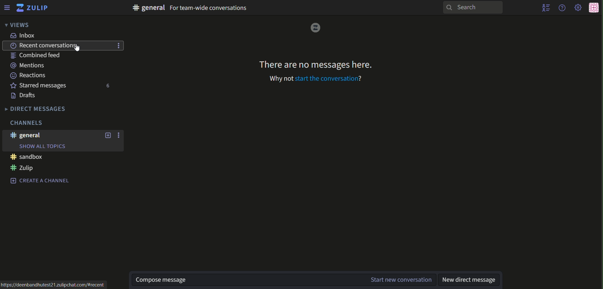 The height and width of the screenshot is (289, 603). I want to click on Cursor, so click(77, 48).